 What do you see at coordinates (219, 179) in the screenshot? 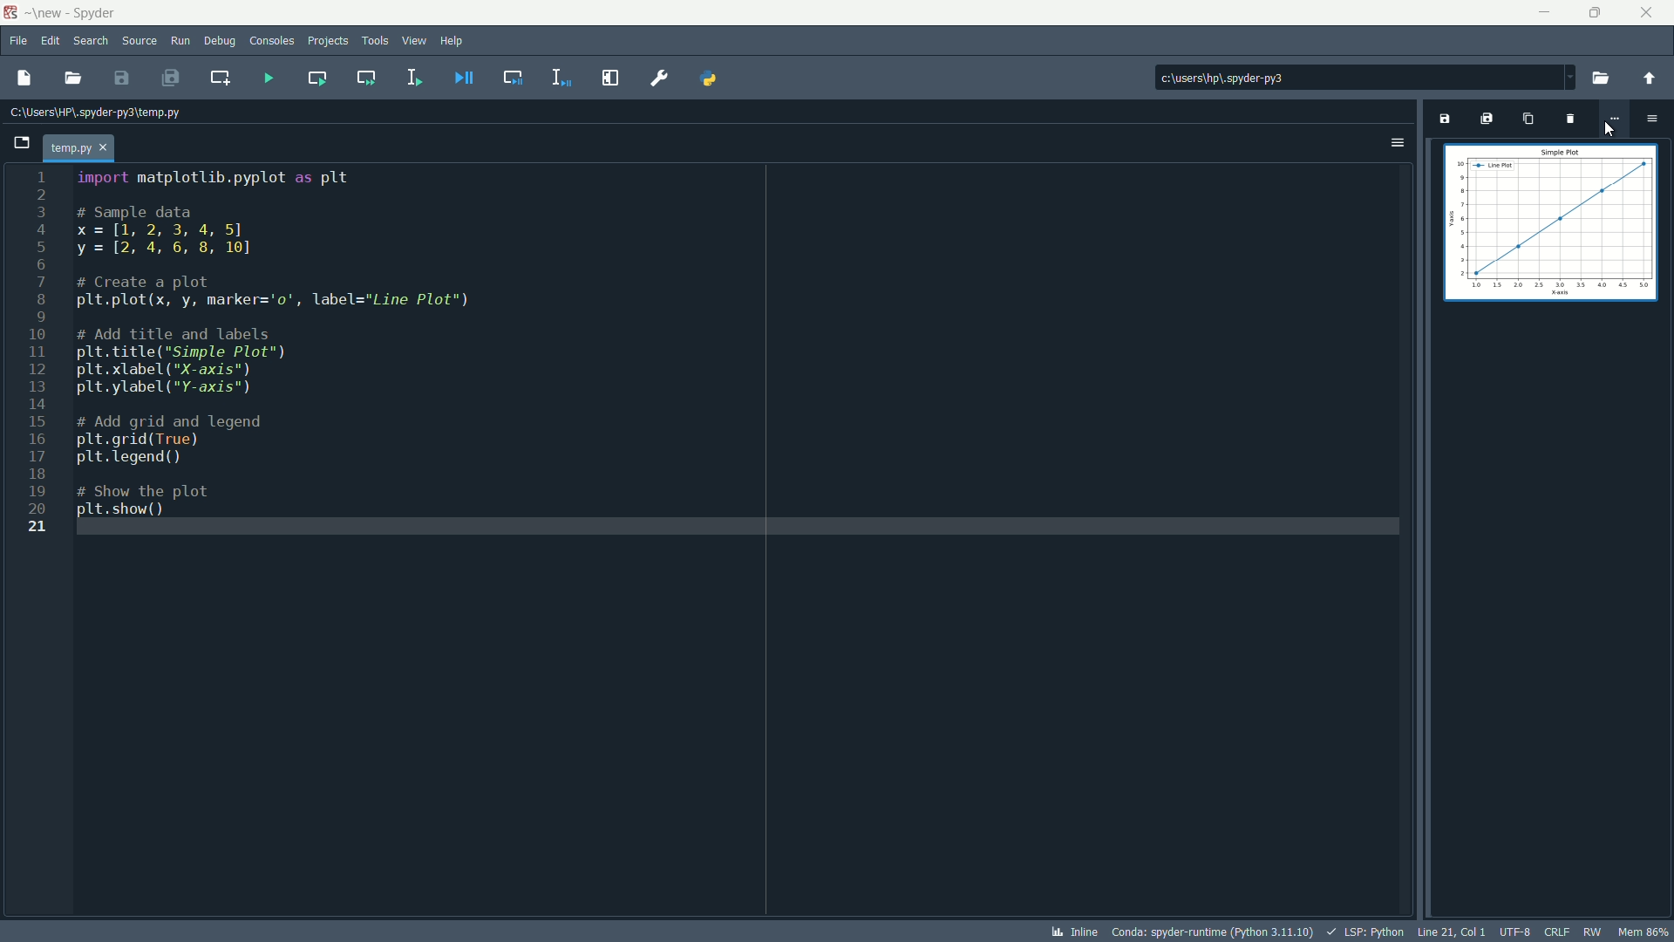
I see `import matplotlib.pyplot as plt` at bounding box center [219, 179].